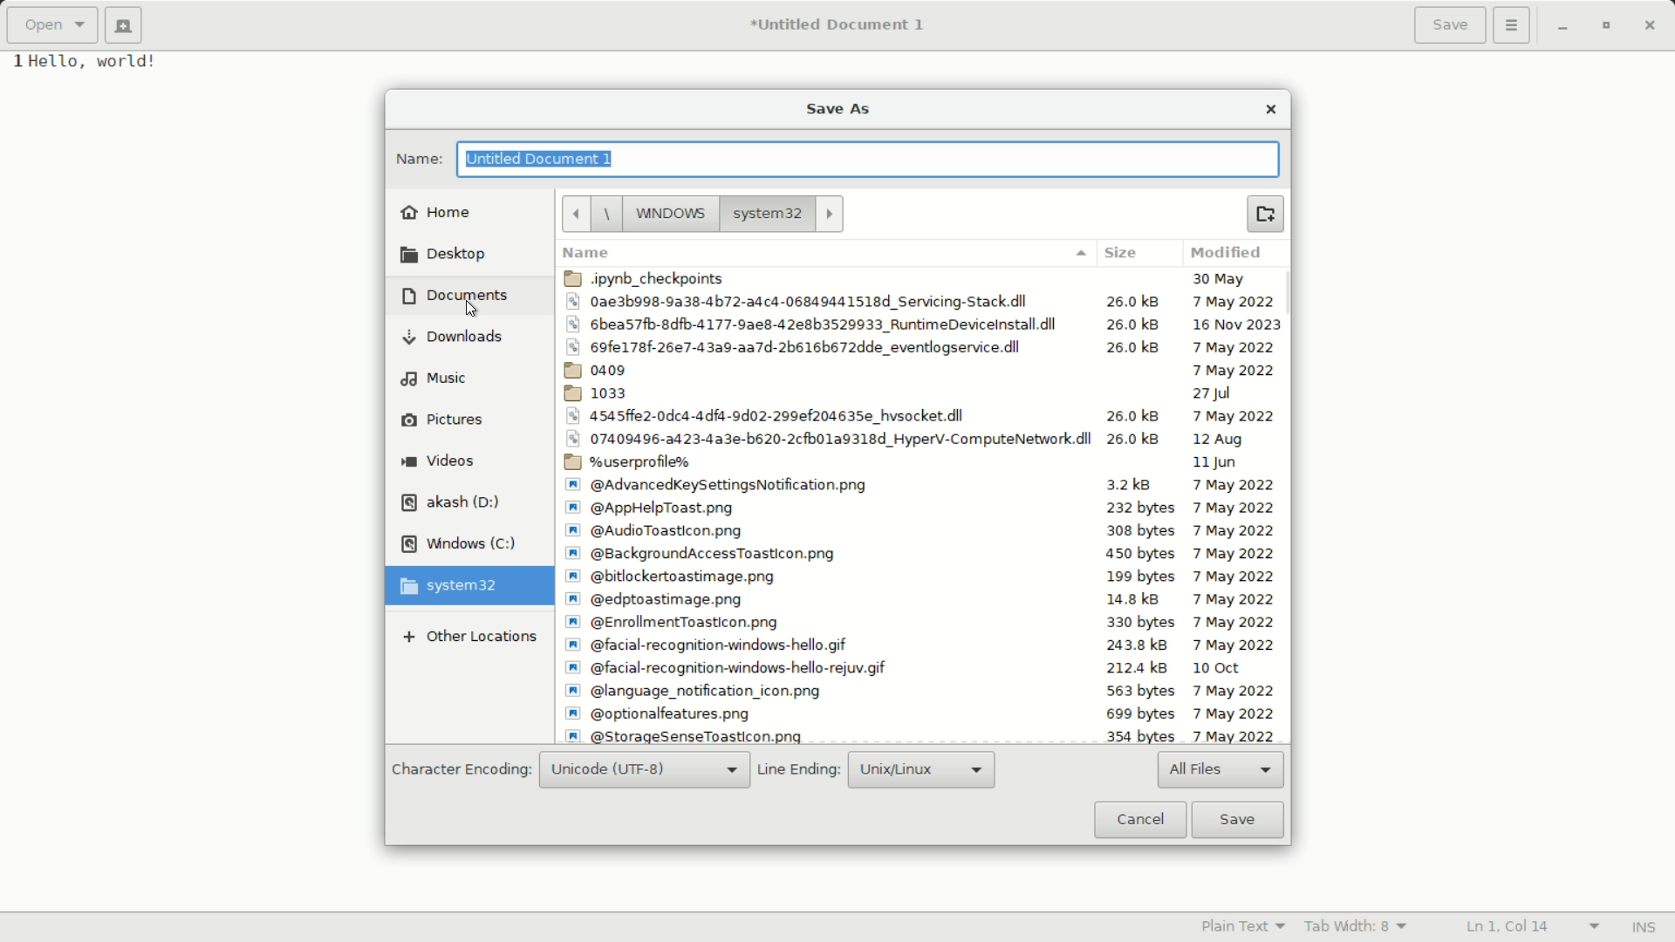 The width and height of the screenshot is (1675, 942). Describe the element at coordinates (124, 26) in the screenshot. I see `new document` at that location.